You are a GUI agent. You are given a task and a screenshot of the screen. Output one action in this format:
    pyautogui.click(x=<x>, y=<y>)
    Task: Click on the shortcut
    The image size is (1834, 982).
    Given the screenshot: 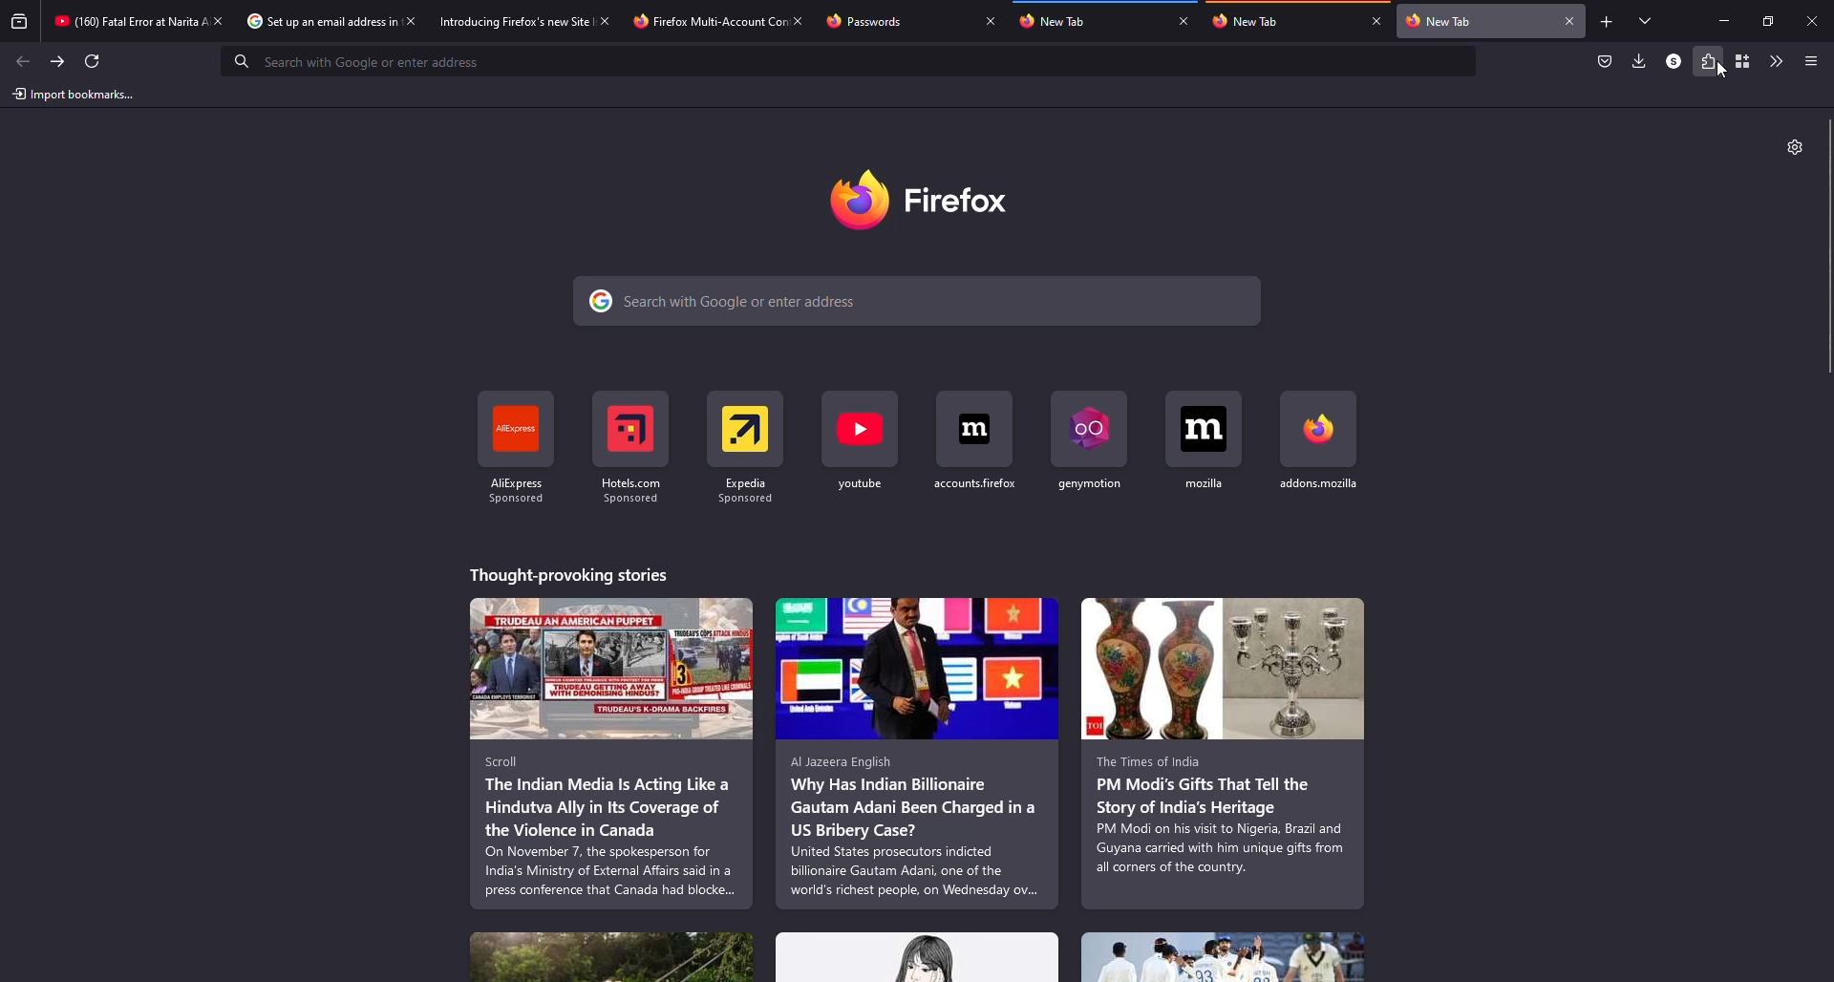 What is the action you would take?
    pyautogui.click(x=1321, y=449)
    